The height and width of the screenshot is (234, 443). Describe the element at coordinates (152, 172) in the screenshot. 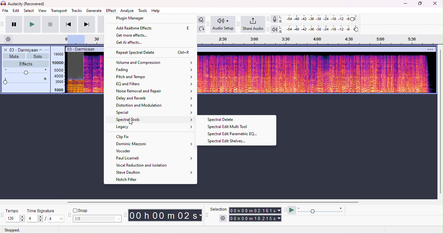

I see `steve daulton` at that location.